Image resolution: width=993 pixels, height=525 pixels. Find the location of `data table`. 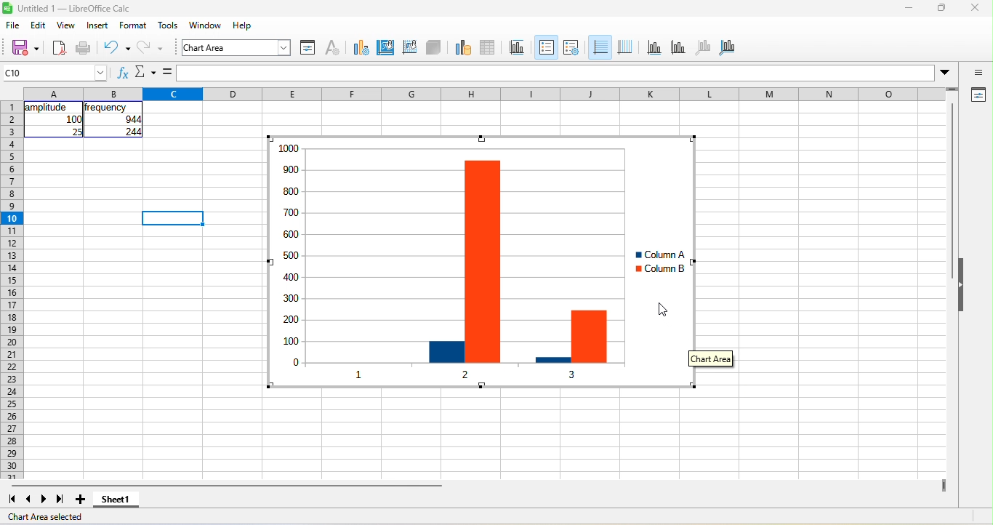

data table is located at coordinates (489, 48).